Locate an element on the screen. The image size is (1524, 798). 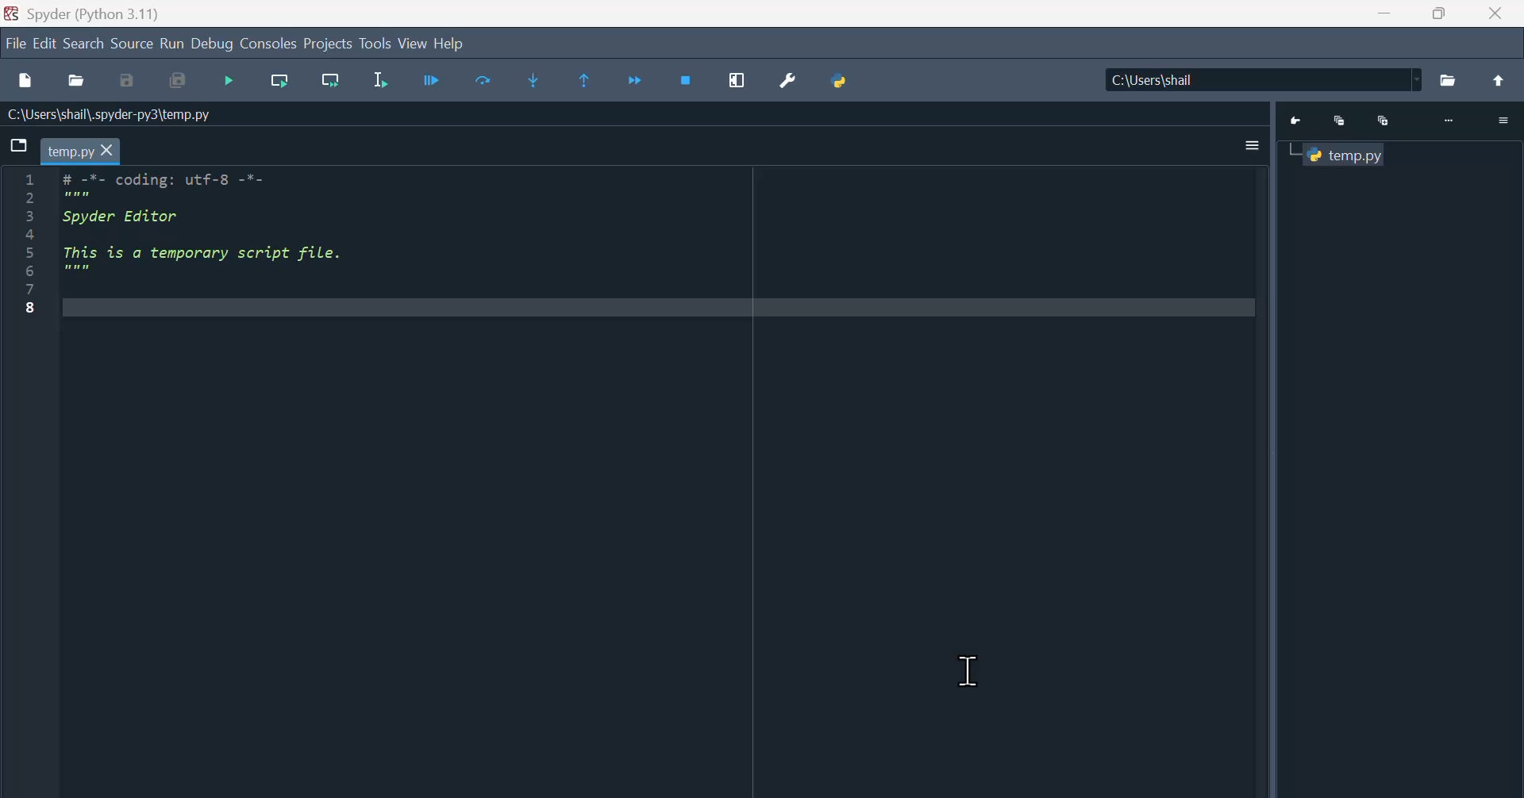
# -7- coding: utr-8 -"-
Spyder Editor
This is a temporary script file. is located at coordinates (220, 224).